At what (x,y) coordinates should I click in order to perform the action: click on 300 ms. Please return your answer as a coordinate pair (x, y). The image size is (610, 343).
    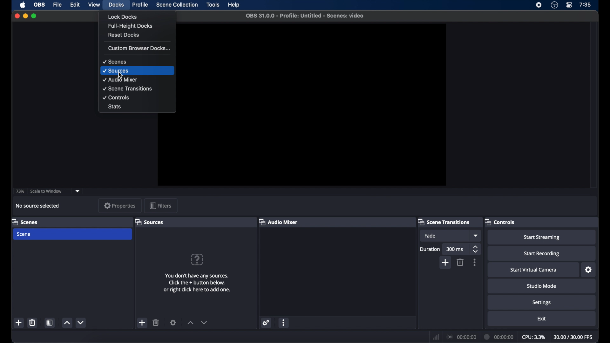
    Looking at the image, I should click on (455, 249).